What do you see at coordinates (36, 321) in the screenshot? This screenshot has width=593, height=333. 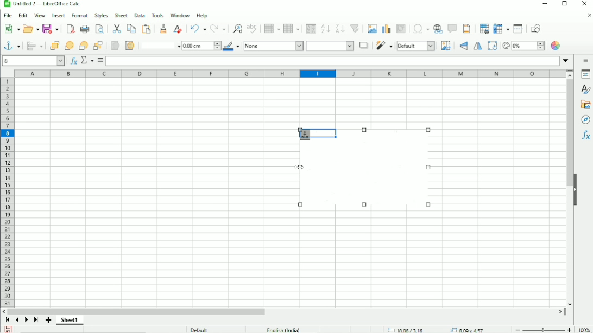 I see `Scroll to last sheet` at bounding box center [36, 321].